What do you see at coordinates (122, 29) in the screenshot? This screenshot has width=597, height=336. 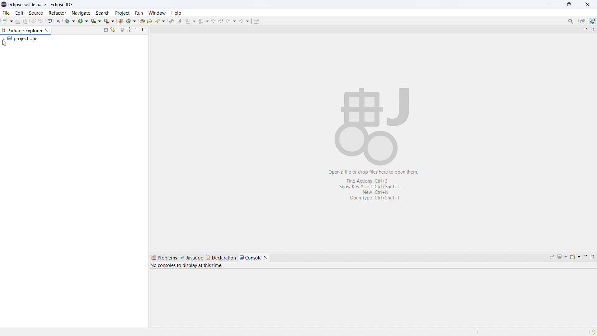 I see `focus on active task` at bounding box center [122, 29].